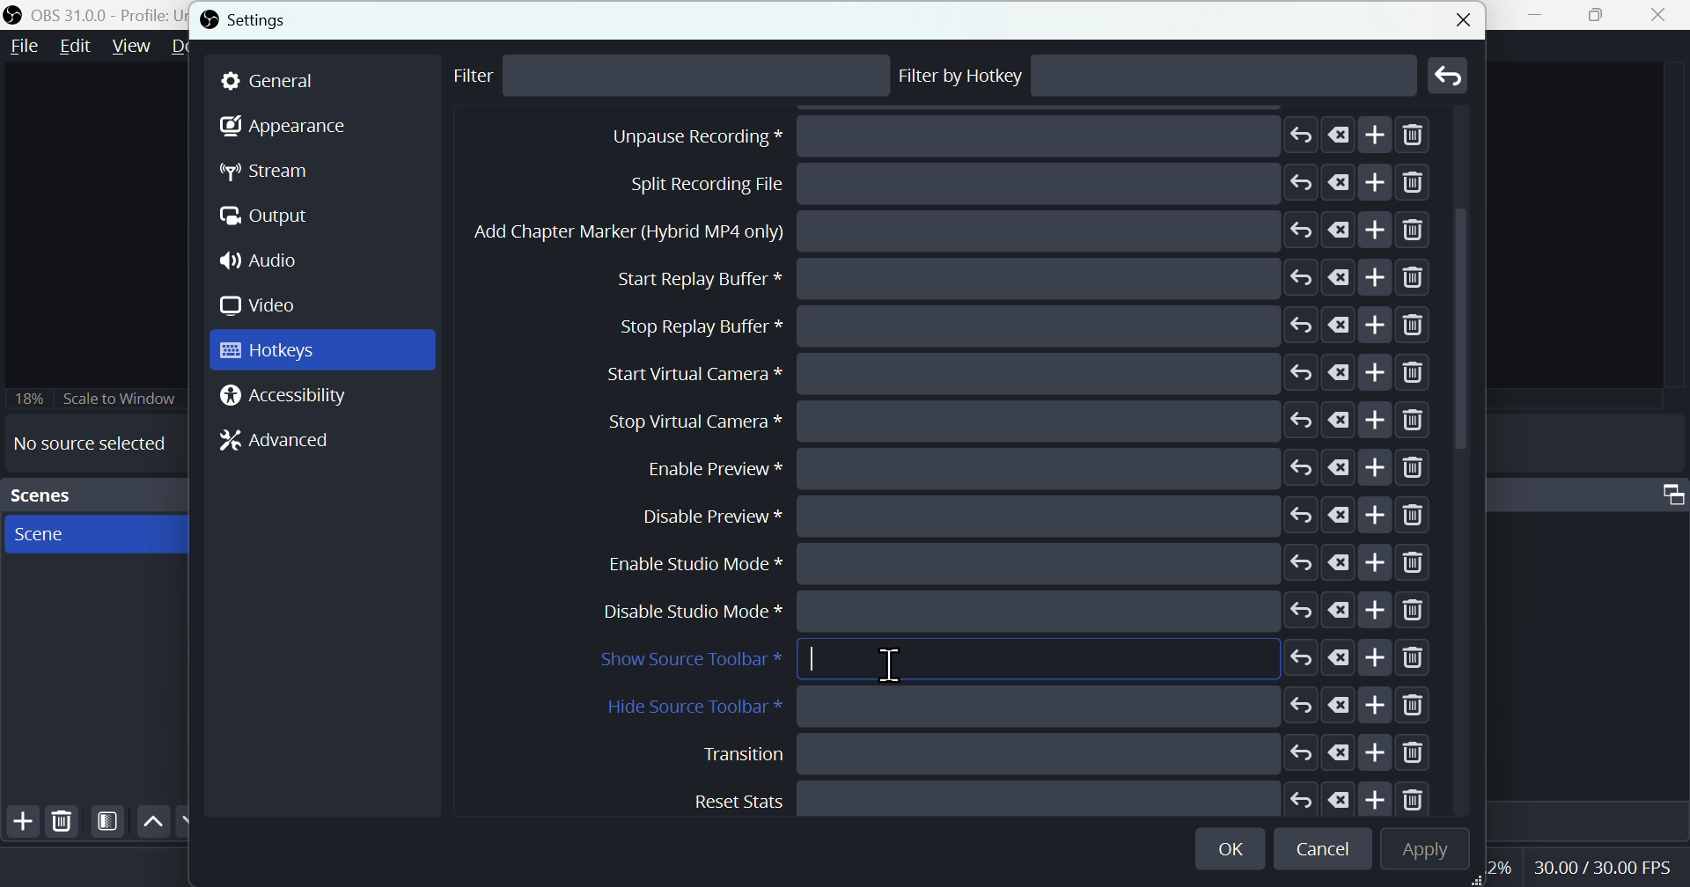  Describe the element at coordinates (954, 233) in the screenshot. I see `Stop recording` at that location.